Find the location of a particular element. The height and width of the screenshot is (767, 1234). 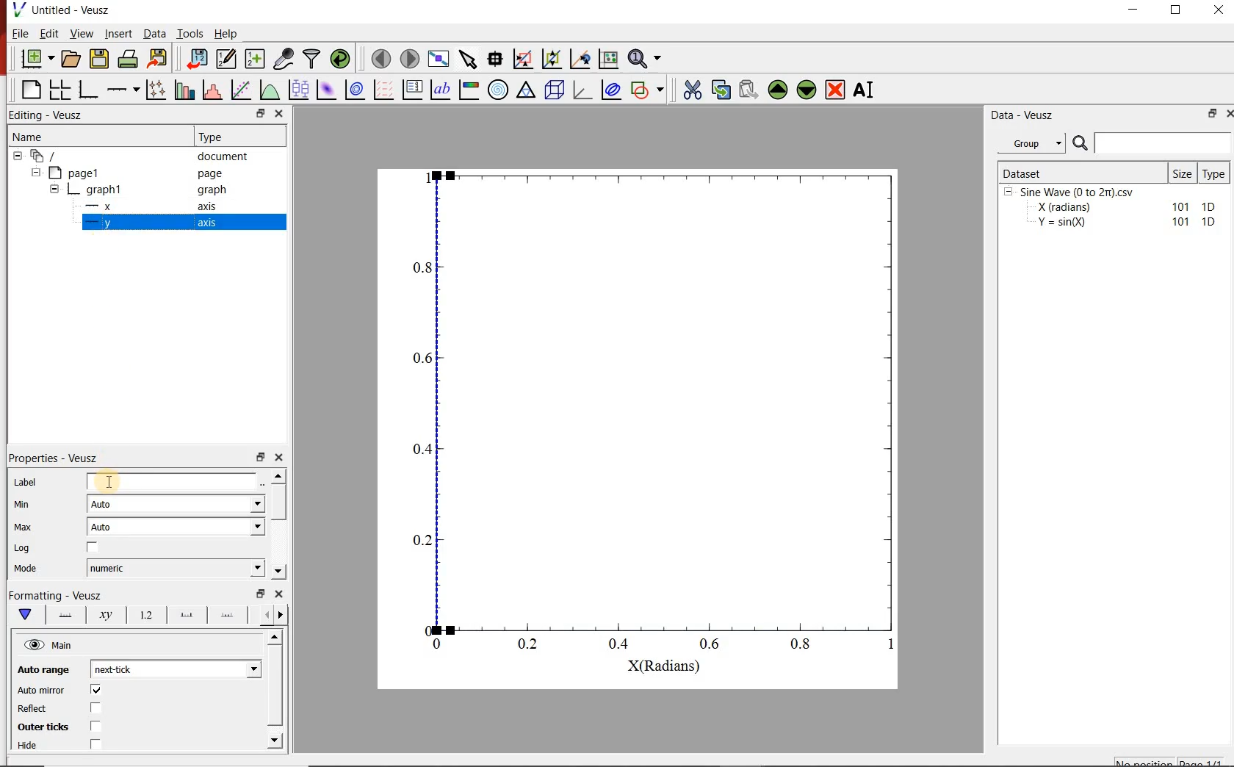

Close is located at coordinates (1227, 115).